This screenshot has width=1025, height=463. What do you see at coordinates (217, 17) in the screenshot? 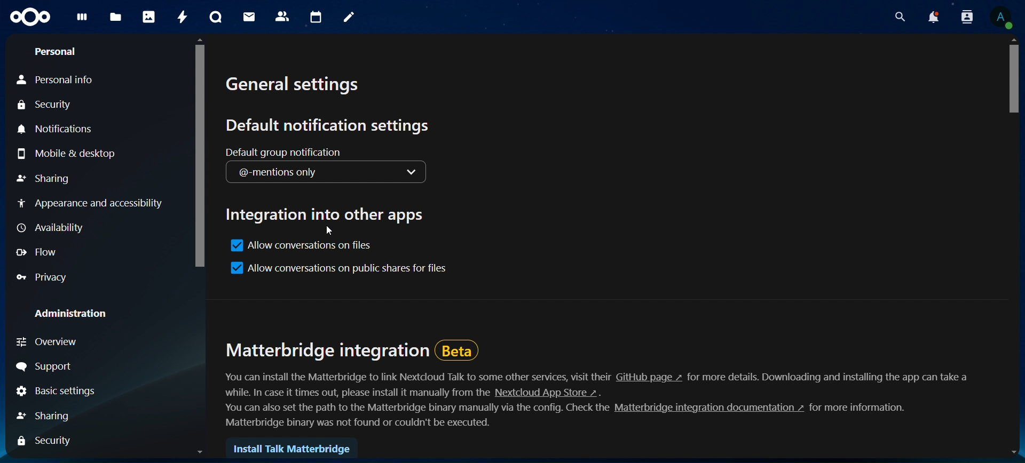
I see `talk` at bounding box center [217, 17].